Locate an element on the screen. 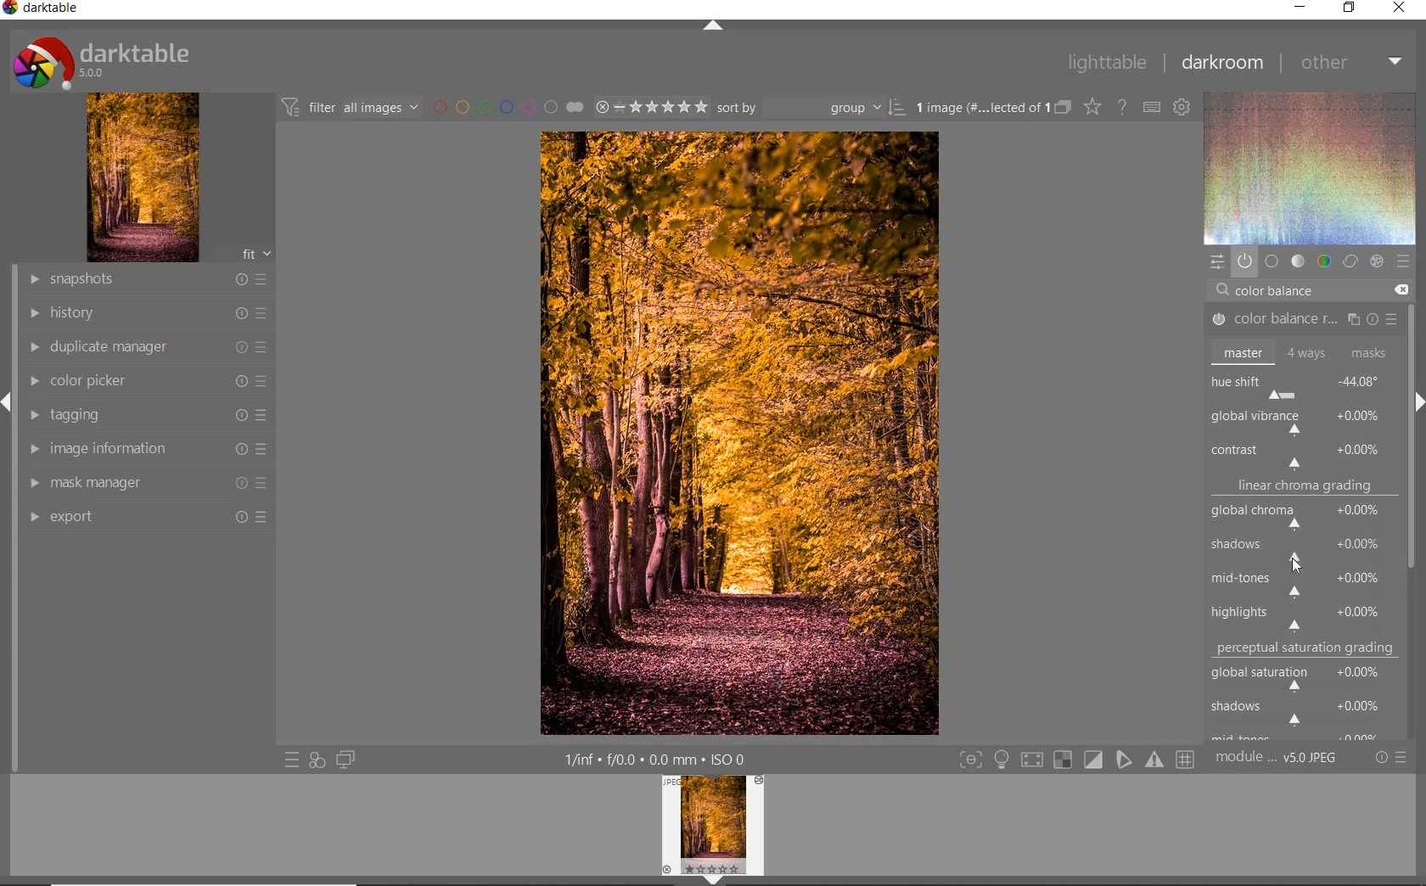 The image size is (1426, 886). quick access for applying any style is located at coordinates (317, 760).